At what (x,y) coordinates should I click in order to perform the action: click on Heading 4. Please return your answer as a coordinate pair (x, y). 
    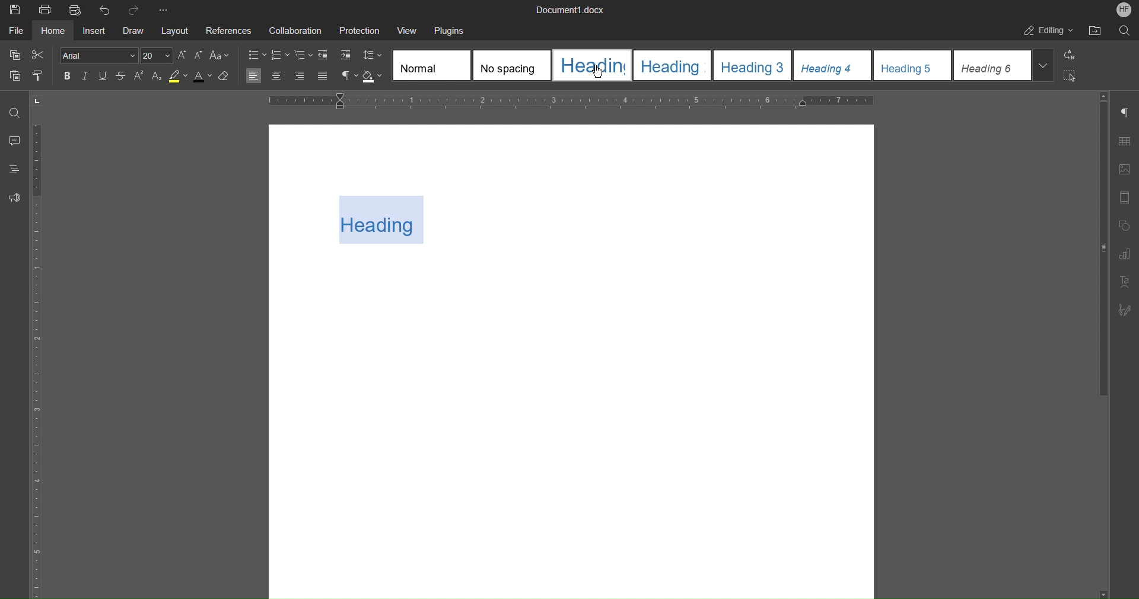
    Looking at the image, I should click on (835, 66).